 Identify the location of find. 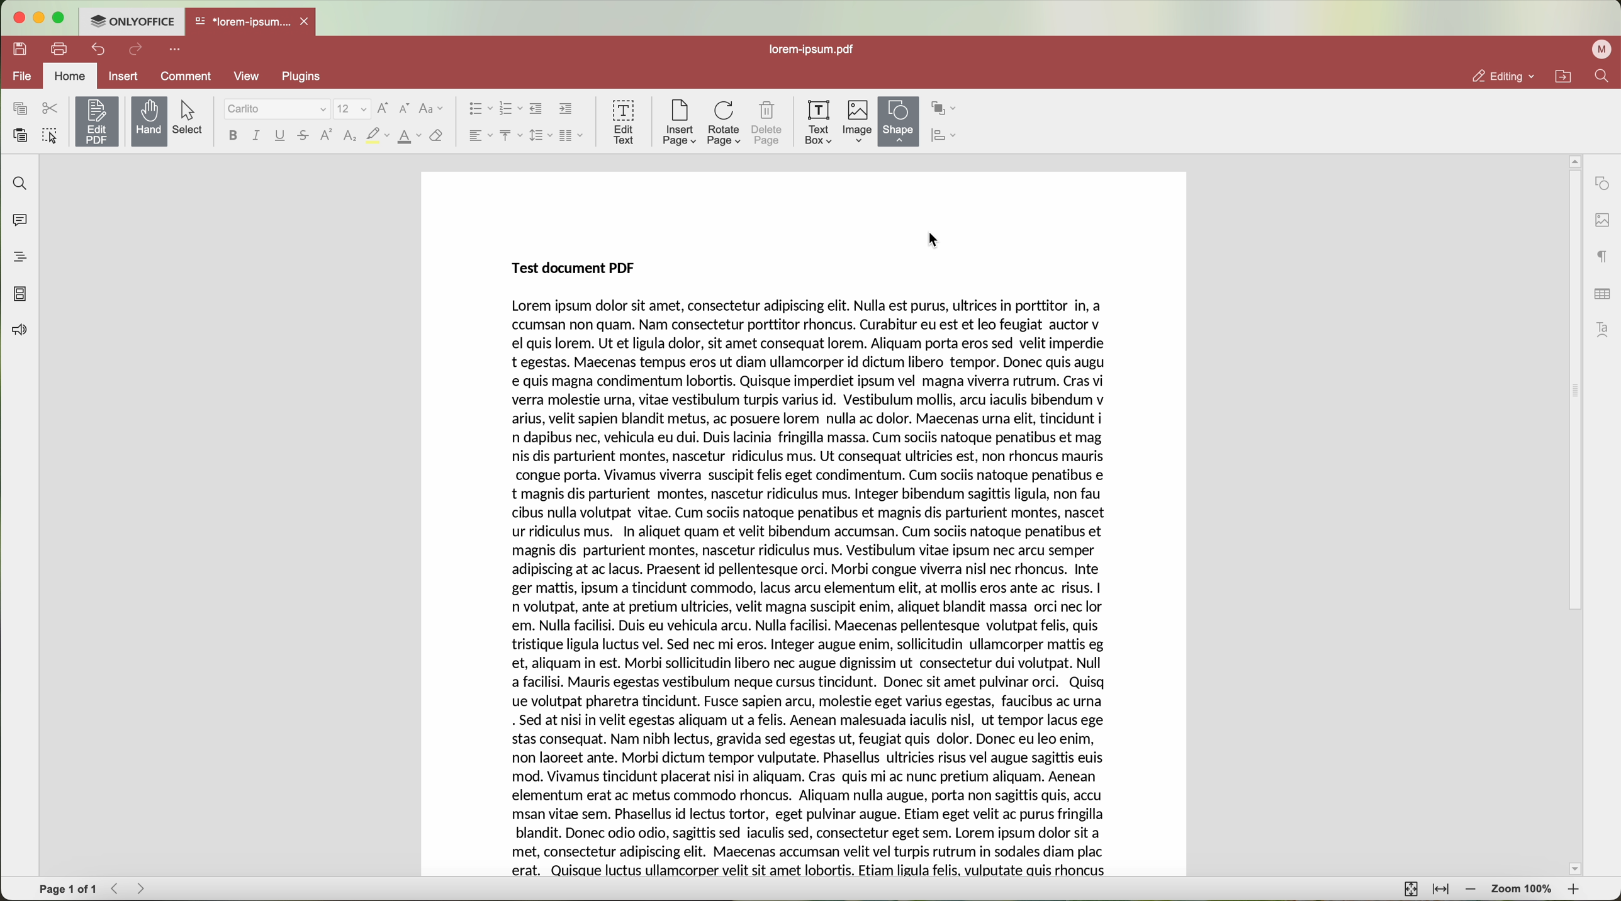
(1601, 77).